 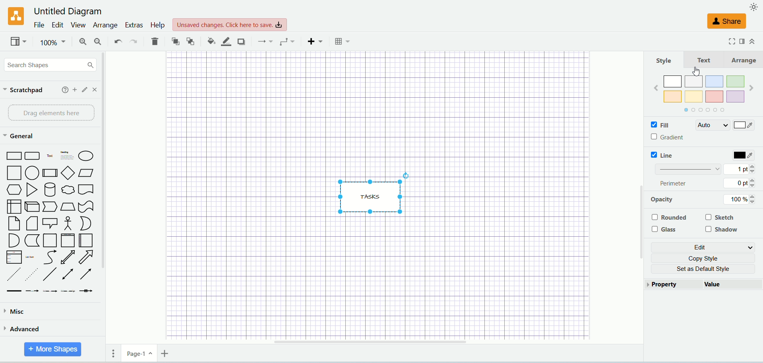 What do you see at coordinates (664, 230) in the screenshot?
I see `glass` at bounding box center [664, 230].